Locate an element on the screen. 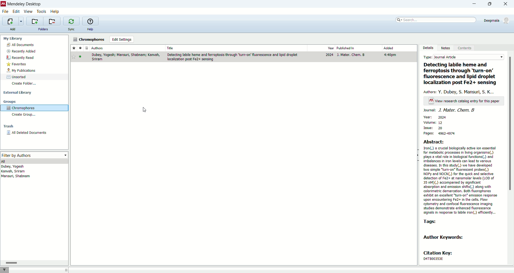 This screenshot has height=273, width=514. documents is located at coordinates (86, 48).